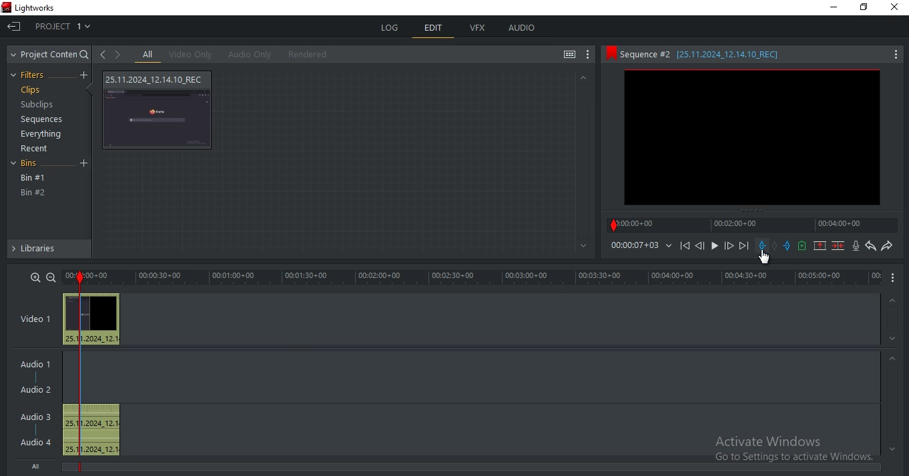 The width and height of the screenshot is (909, 476). I want to click on Forward, so click(729, 246).